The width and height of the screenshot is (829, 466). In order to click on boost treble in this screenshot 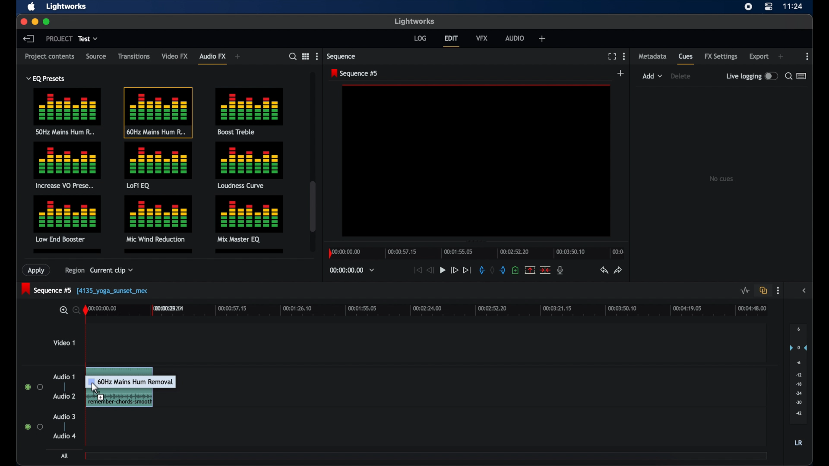, I will do `click(250, 110)`.